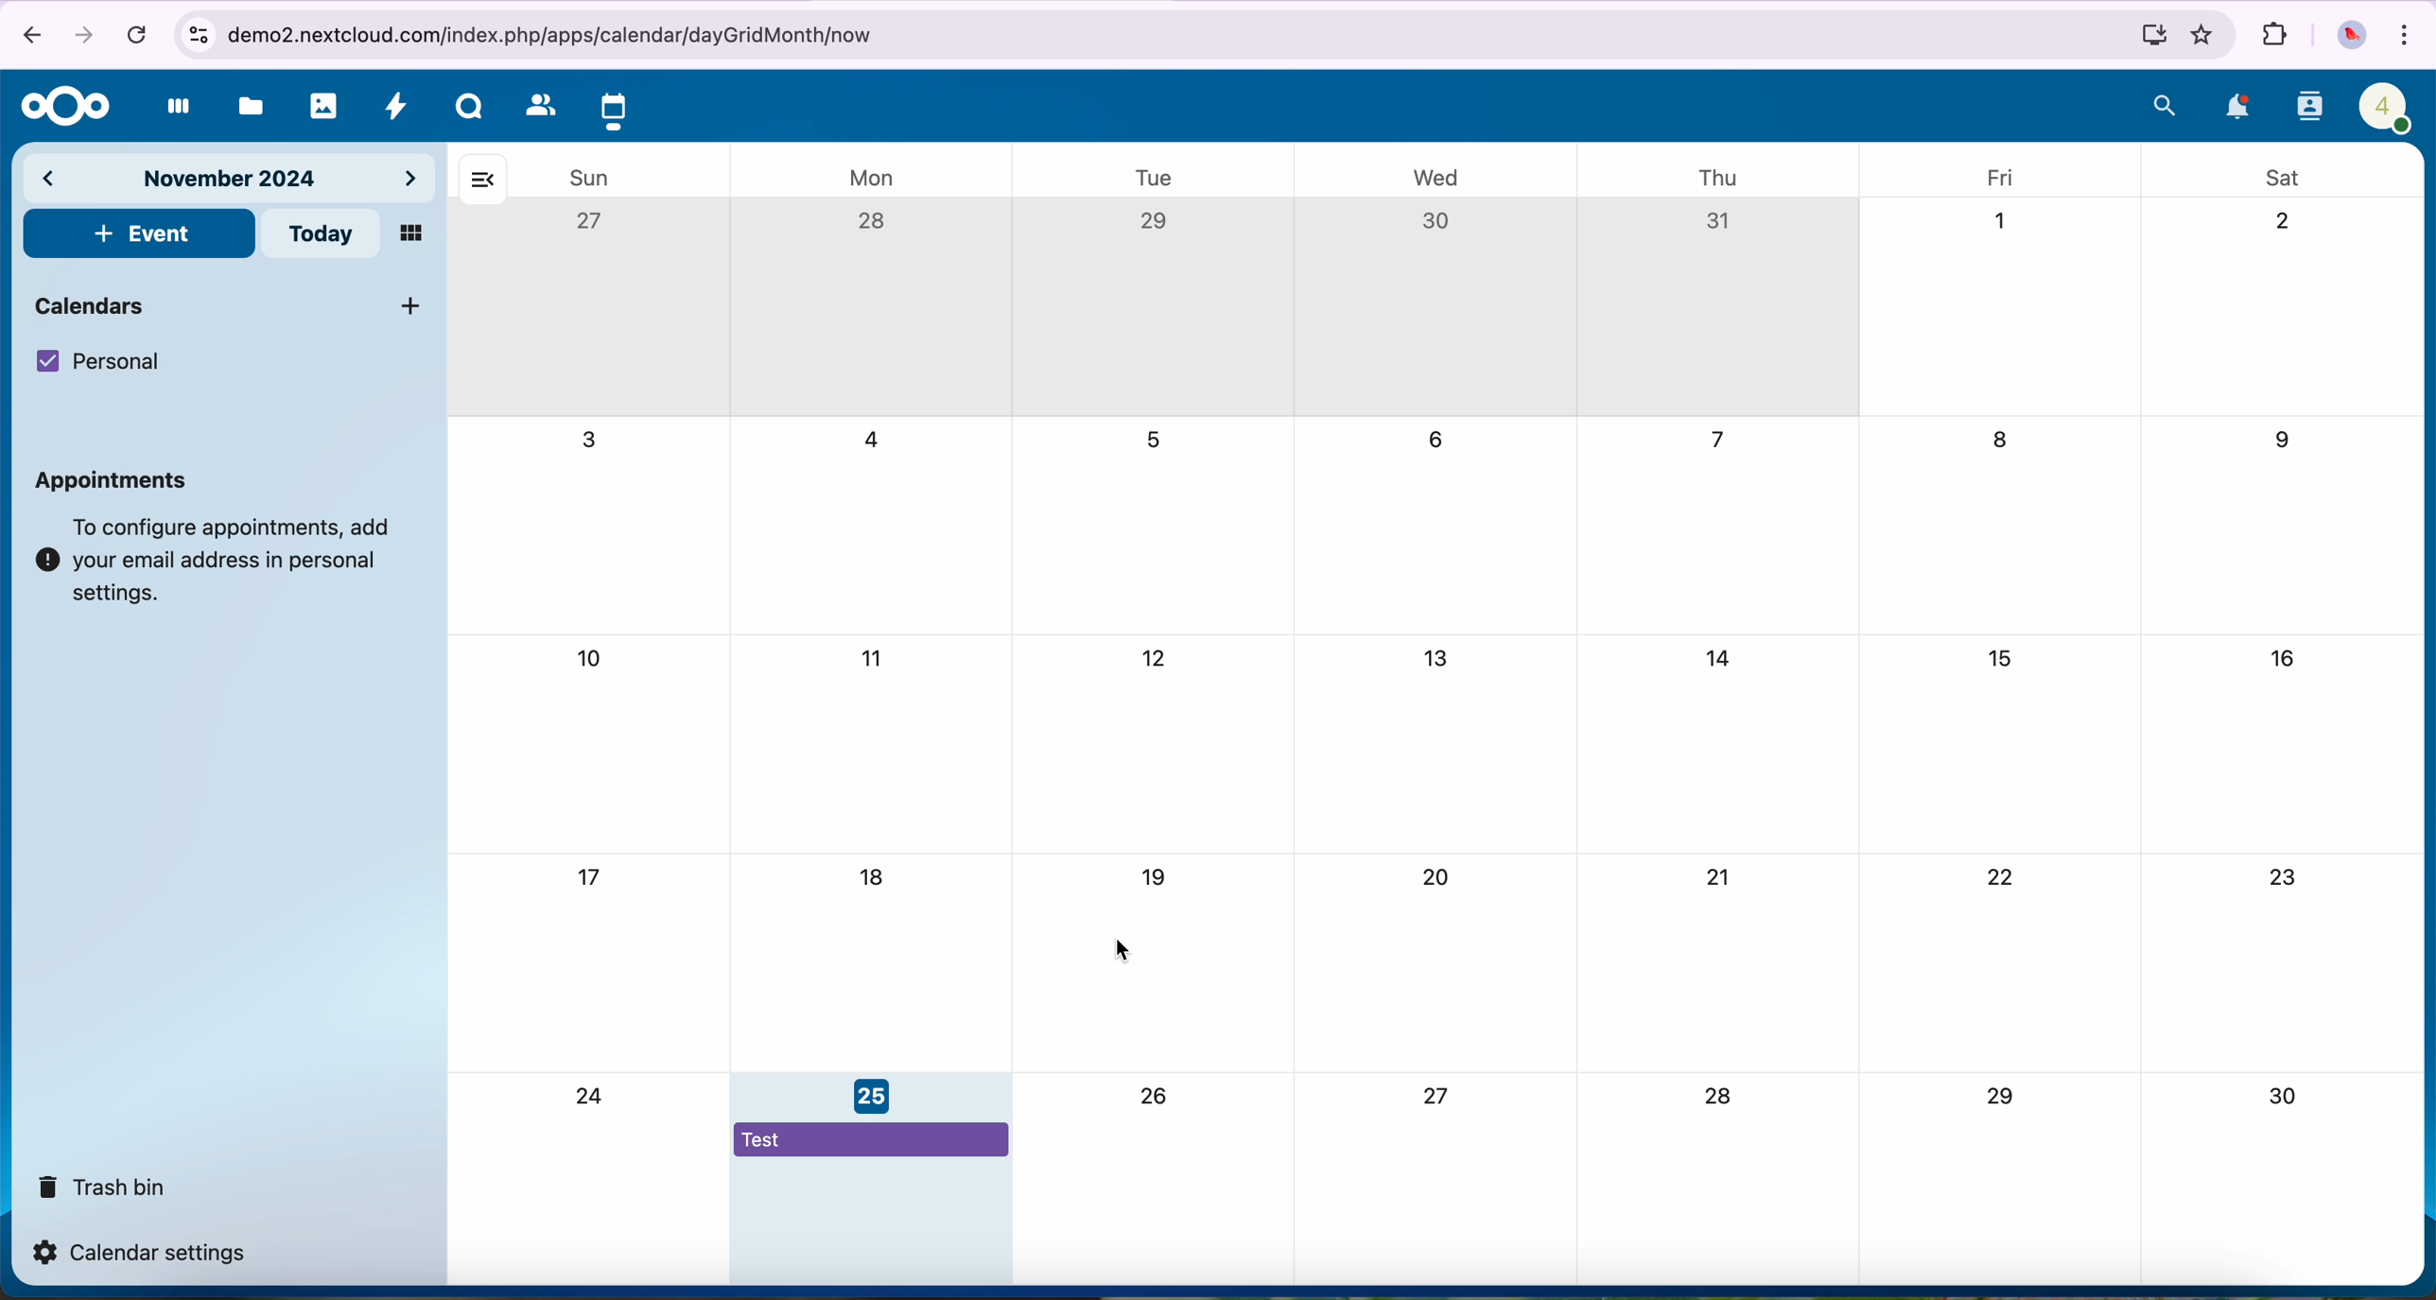  What do you see at coordinates (2386, 107) in the screenshot?
I see `profile` at bounding box center [2386, 107].